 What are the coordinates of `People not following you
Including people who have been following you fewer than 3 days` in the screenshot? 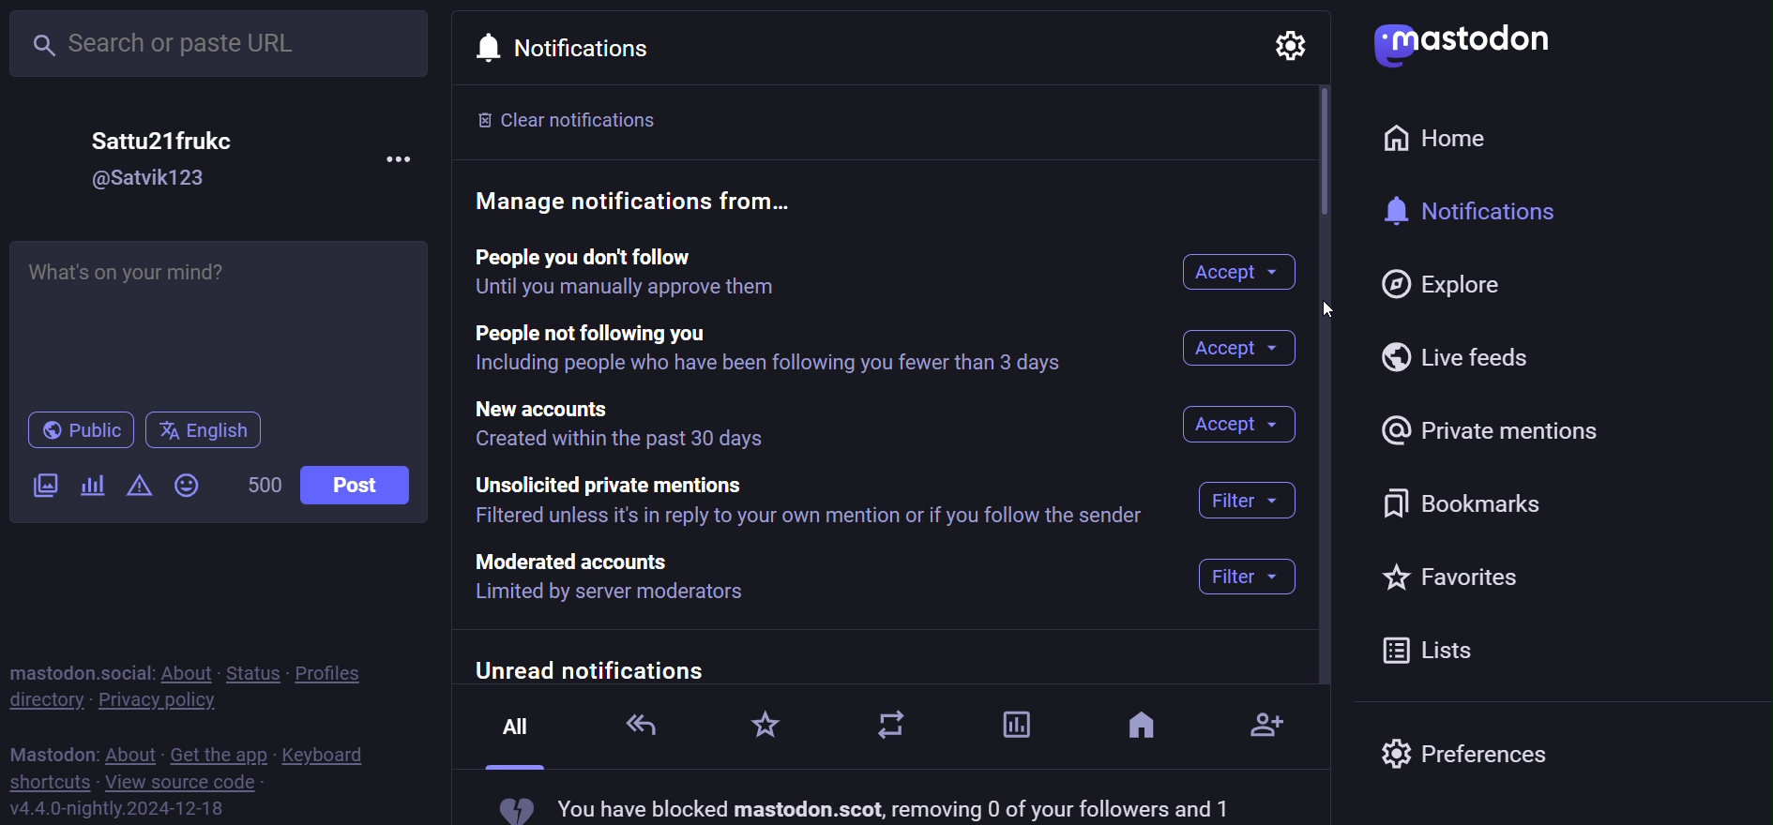 It's located at (775, 350).